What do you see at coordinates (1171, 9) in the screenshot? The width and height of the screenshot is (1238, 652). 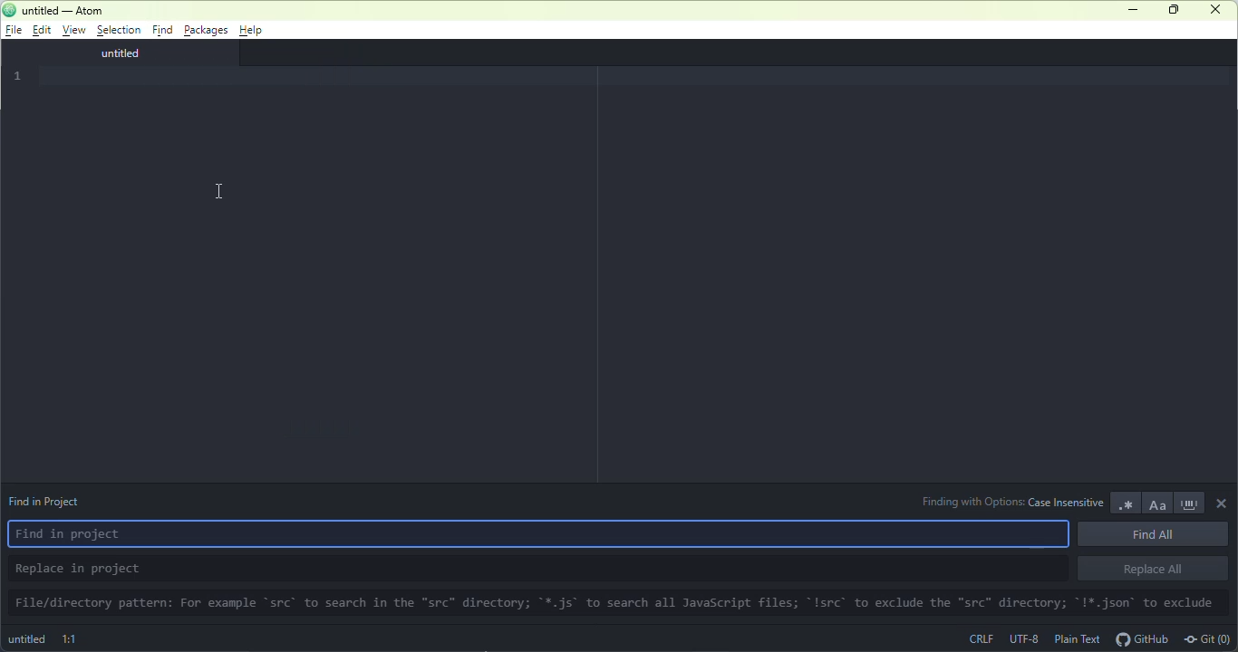 I see `maximize` at bounding box center [1171, 9].